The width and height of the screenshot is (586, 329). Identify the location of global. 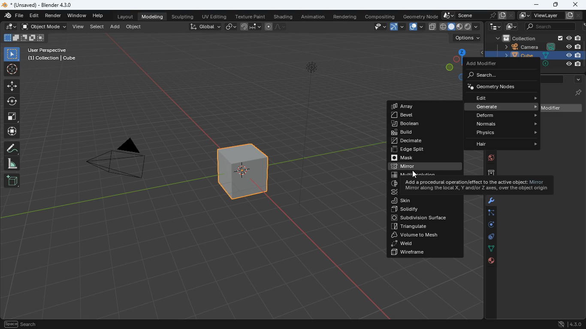
(206, 27).